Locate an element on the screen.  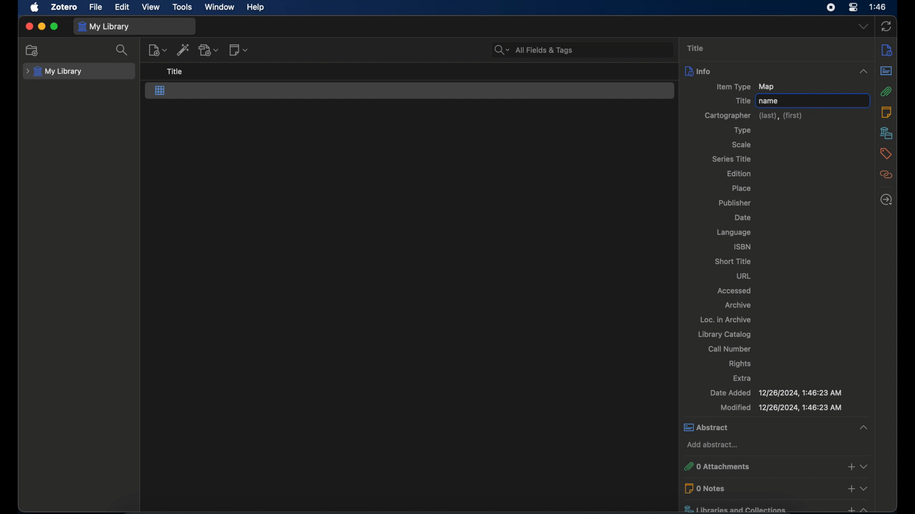
Collapse or expand  is located at coordinates (865, 508).